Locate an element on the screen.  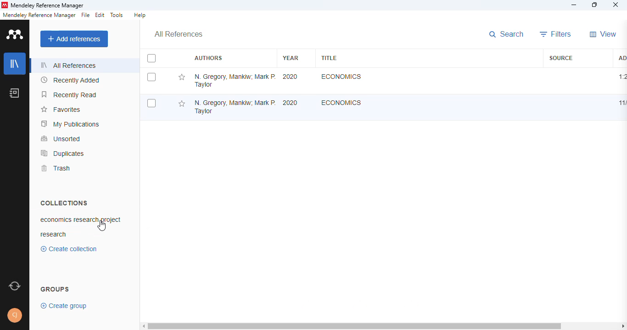
favorites is located at coordinates (60, 110).